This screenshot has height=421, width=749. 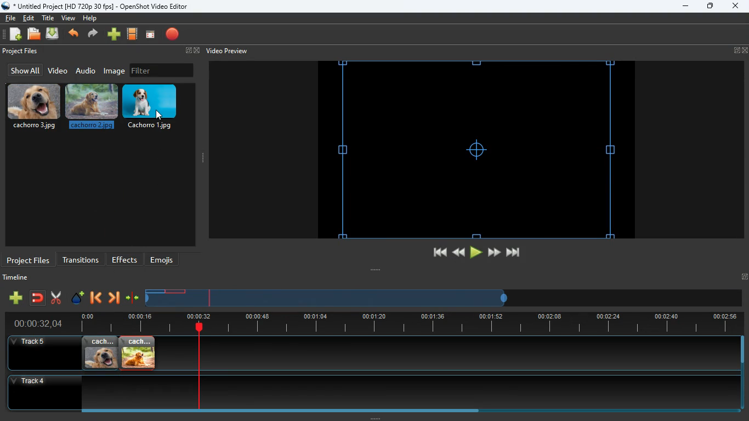 I want to click on minimize, so click(x=685, y=7).